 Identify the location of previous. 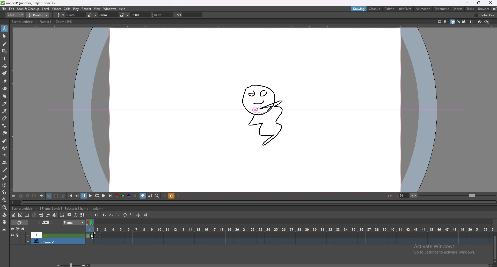
(77, 196).